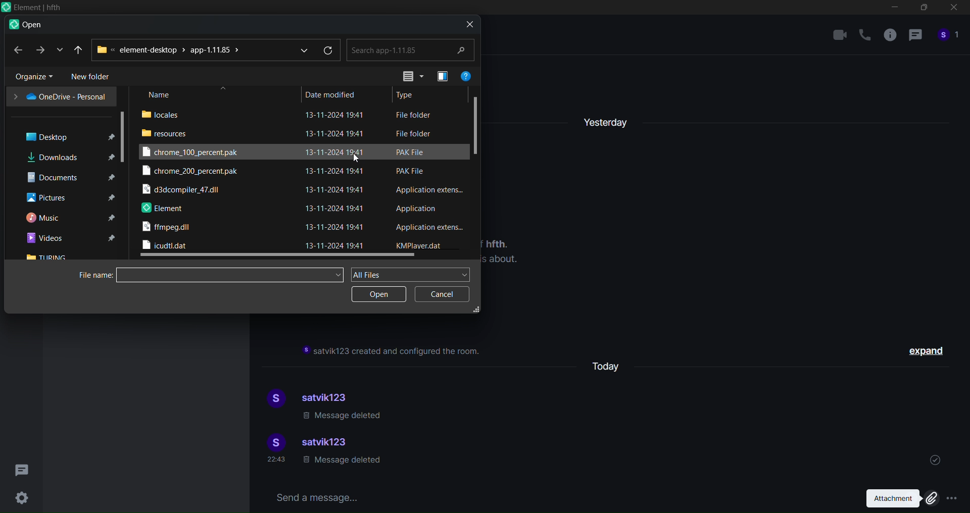 This screenshot has width=970, height=513. I want to click on close dialog, so click(467, 24).